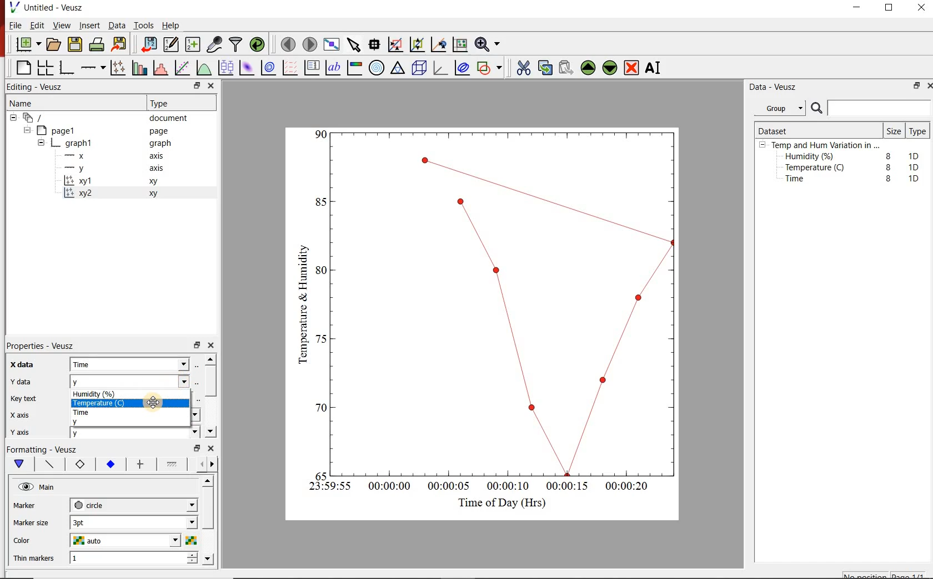  Describe the element at coordinates (22, 67) in the screenshot. I see `blank page` at that location.